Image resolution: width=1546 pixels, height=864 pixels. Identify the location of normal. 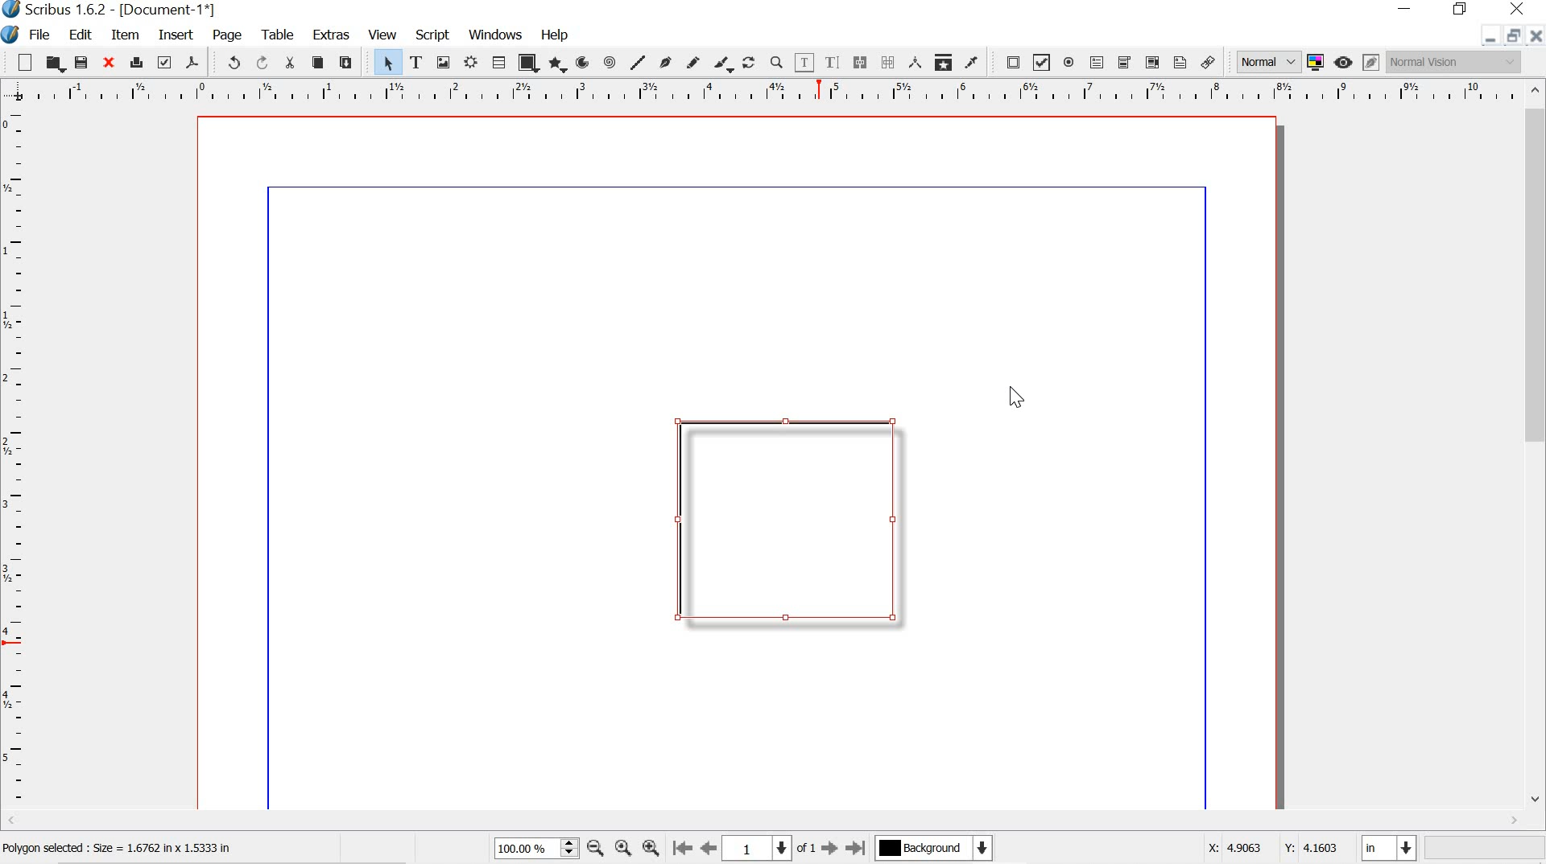
(1267, 60).